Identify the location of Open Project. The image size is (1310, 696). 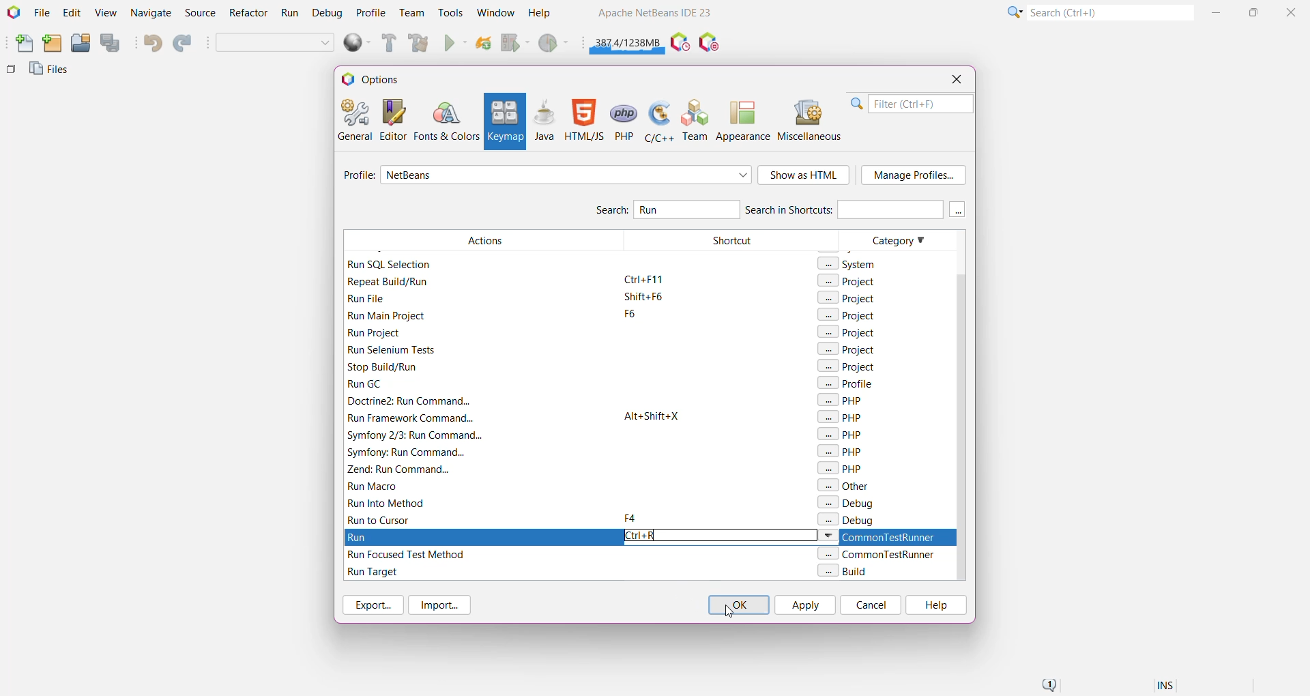
(80, 44).